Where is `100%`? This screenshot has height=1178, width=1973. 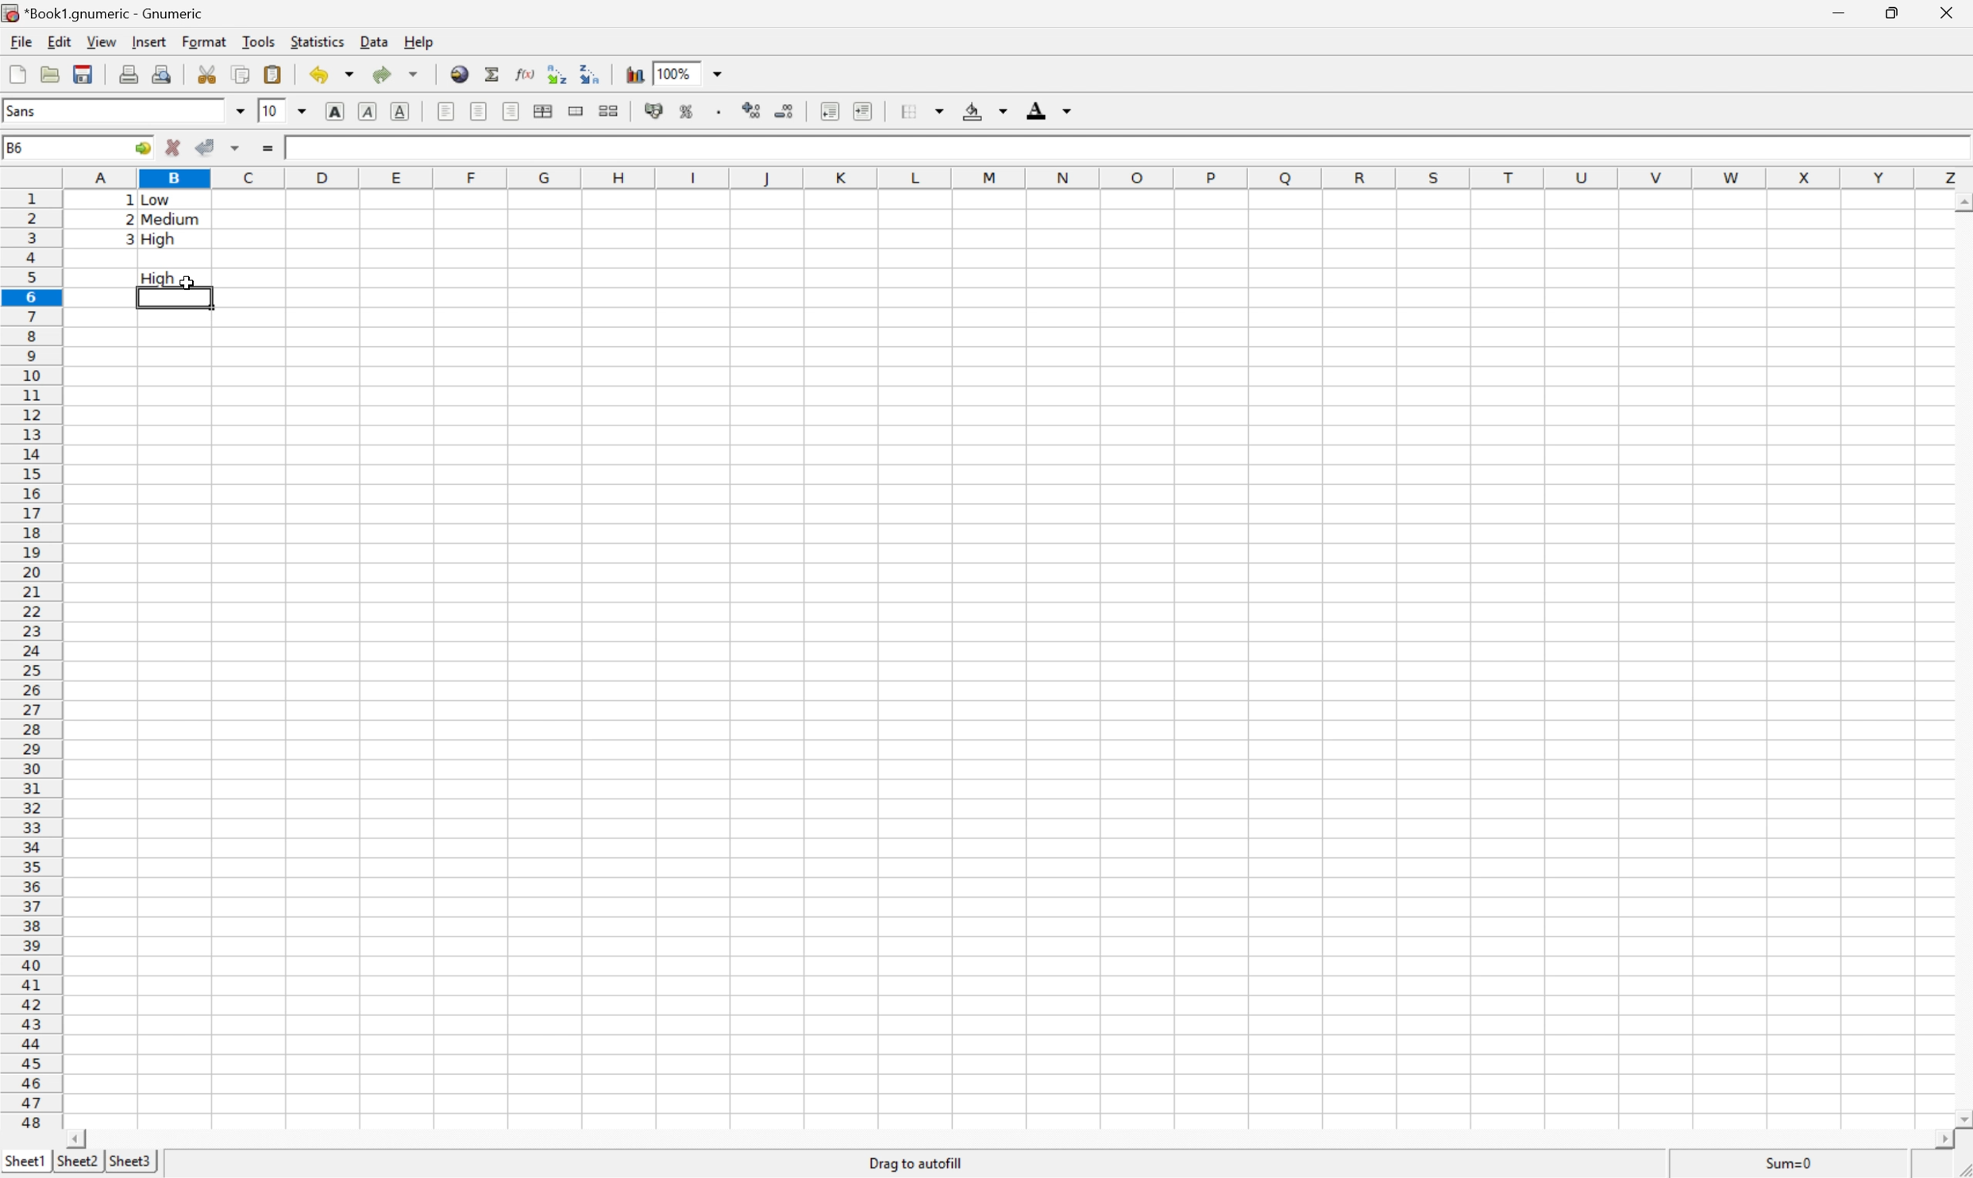
100% is located at coordinates (677, 72).